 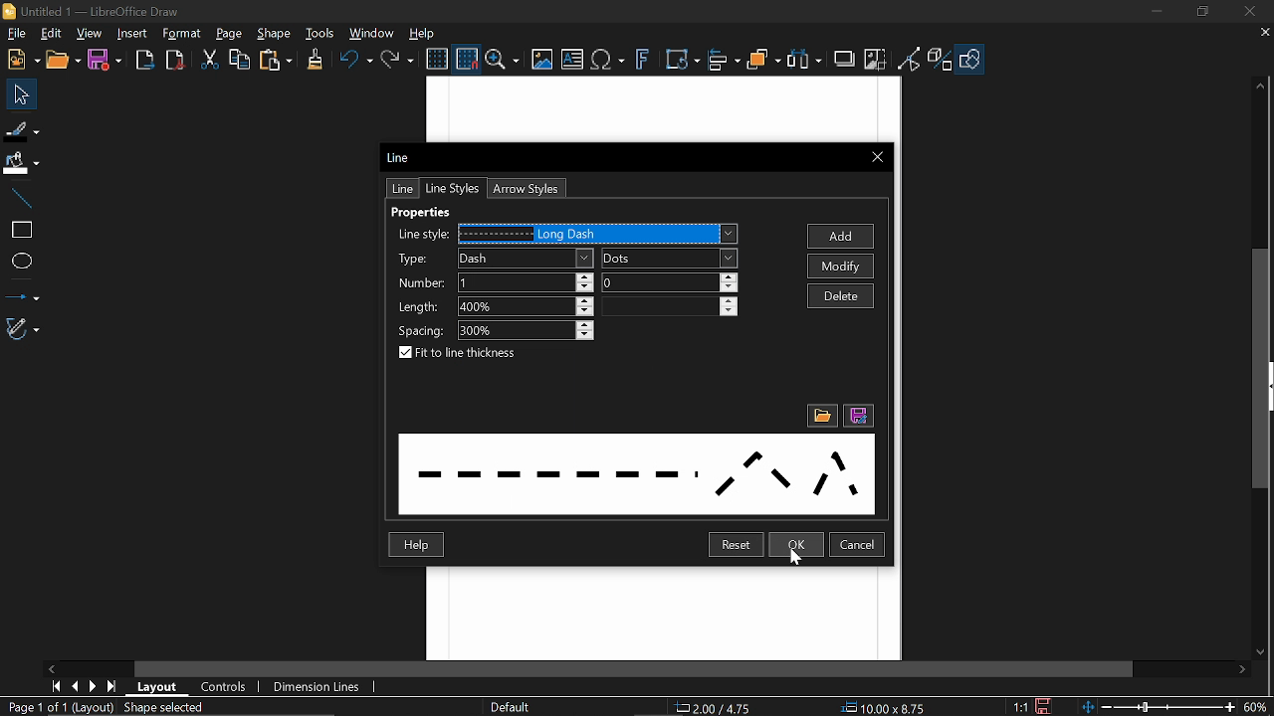 What do you see at coordinates (1159, 12) in the screenshot?
I see `Minimize` at bounding box center [1159, 12].